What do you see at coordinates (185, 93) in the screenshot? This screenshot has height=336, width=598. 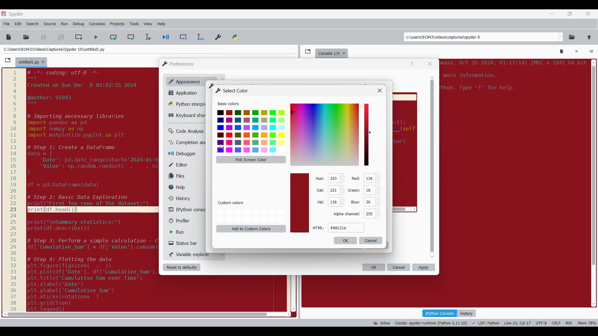 I see `Application` at bounding box center [185, 93].